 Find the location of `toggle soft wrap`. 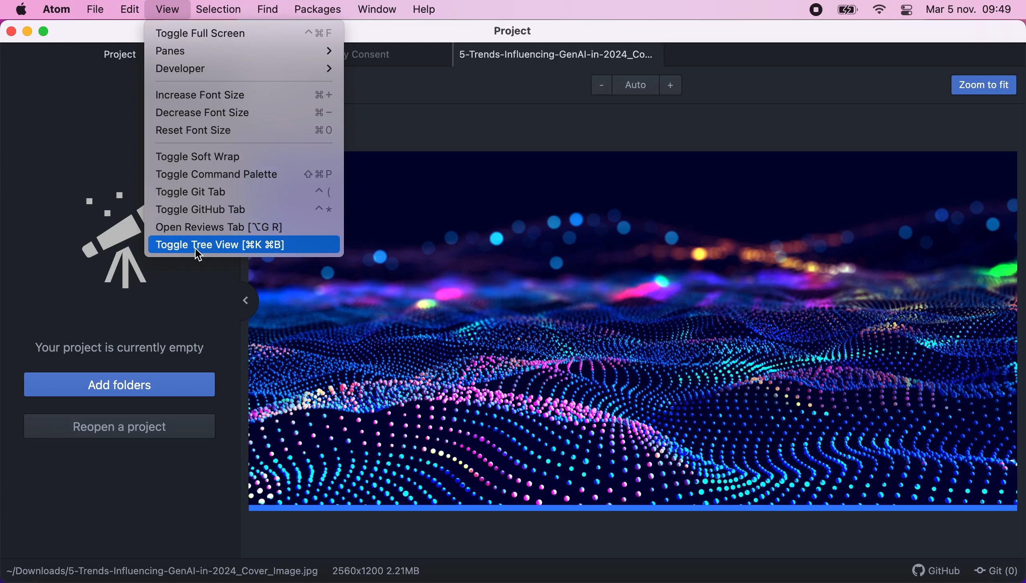

toggle soft wrap is located at coordinates (216, 156).